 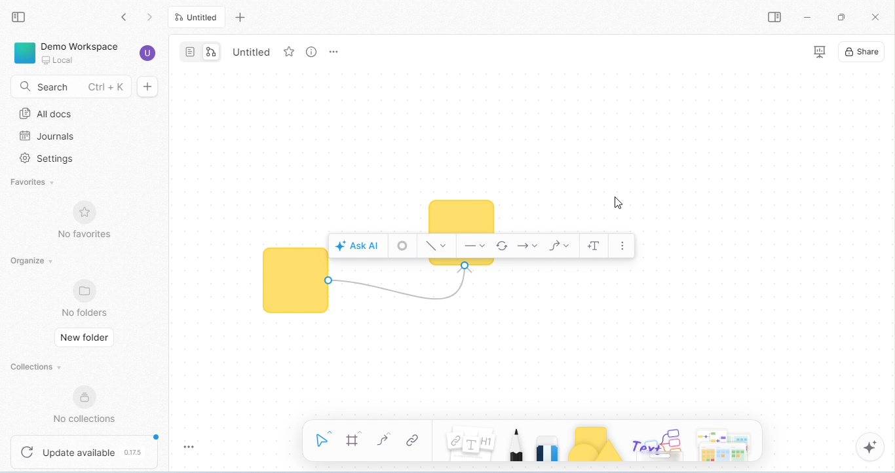 I want to click on new doc, so click(x=147, y=86).